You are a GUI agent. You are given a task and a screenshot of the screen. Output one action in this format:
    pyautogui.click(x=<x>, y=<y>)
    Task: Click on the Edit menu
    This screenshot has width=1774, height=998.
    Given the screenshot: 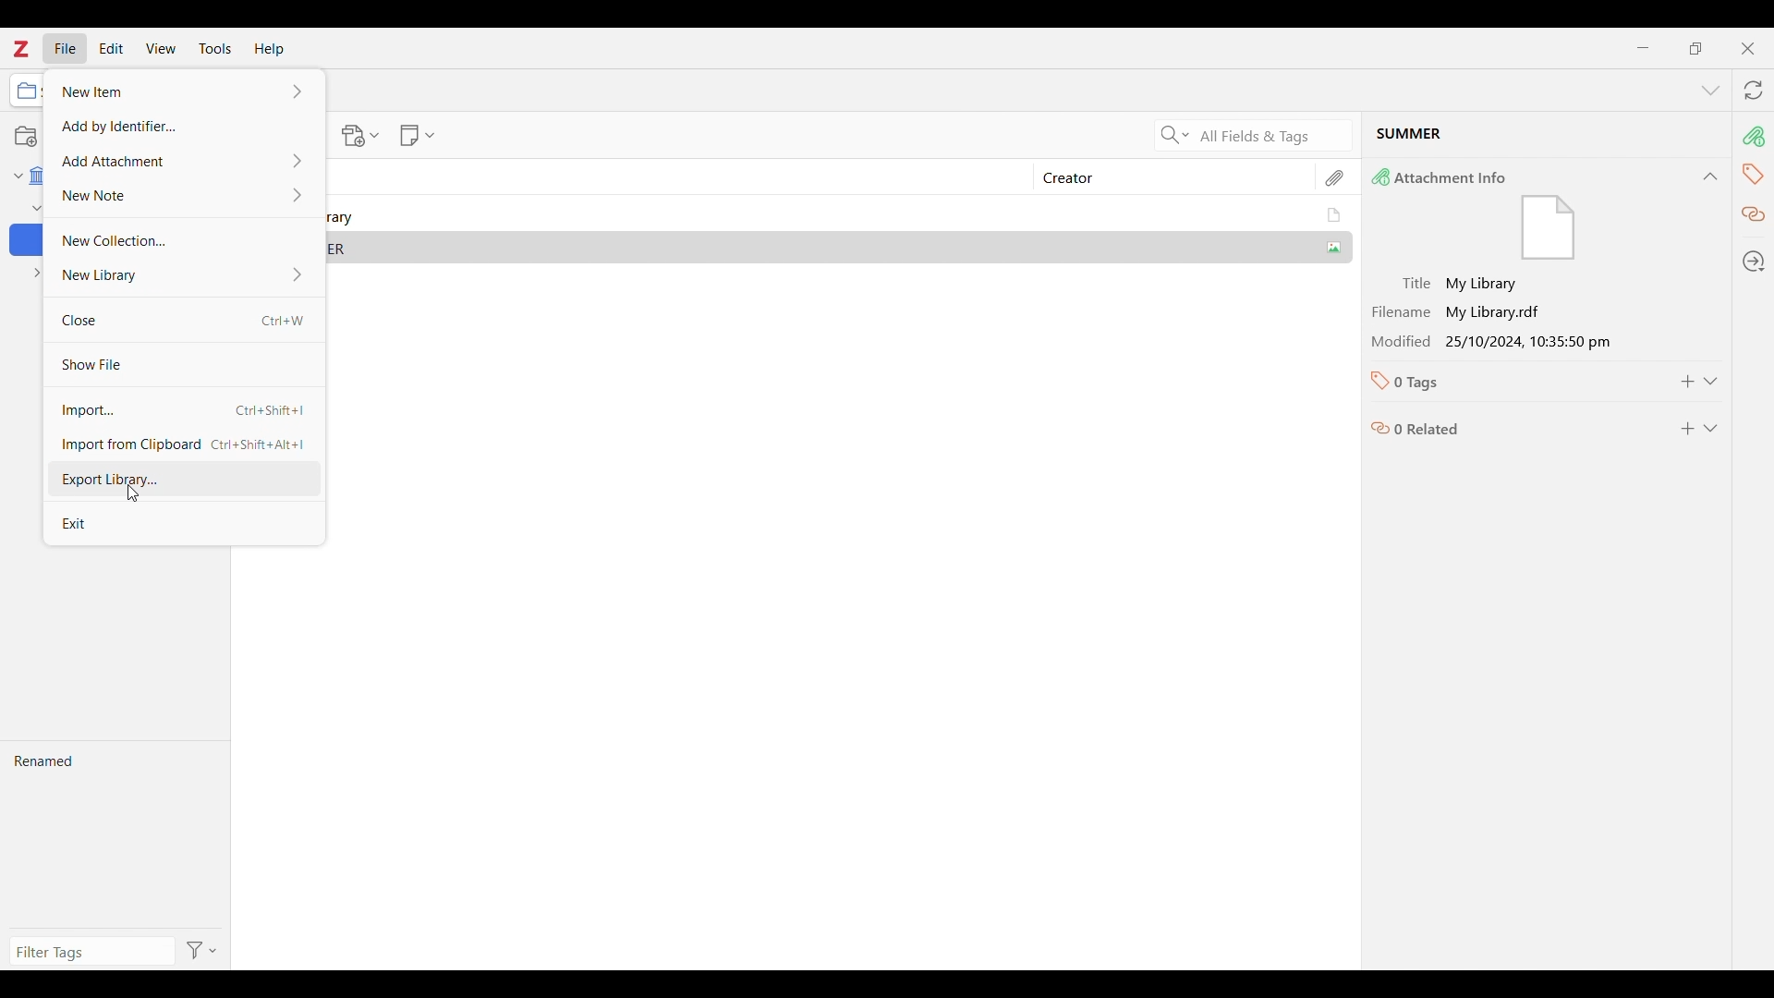 What is the action you would take?
    pyautogui.click(x=111, y=48)
    